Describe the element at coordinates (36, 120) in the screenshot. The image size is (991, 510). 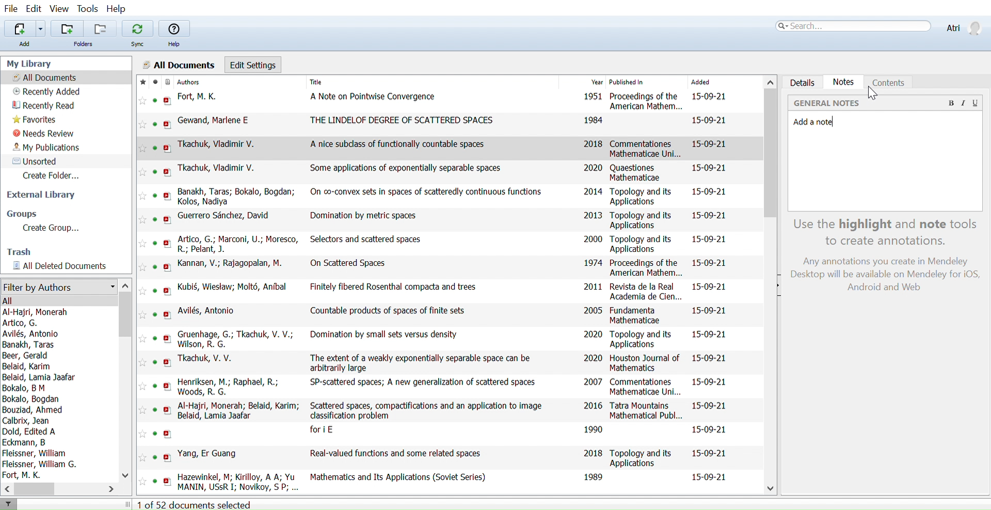
I see `Favorites` at that location.